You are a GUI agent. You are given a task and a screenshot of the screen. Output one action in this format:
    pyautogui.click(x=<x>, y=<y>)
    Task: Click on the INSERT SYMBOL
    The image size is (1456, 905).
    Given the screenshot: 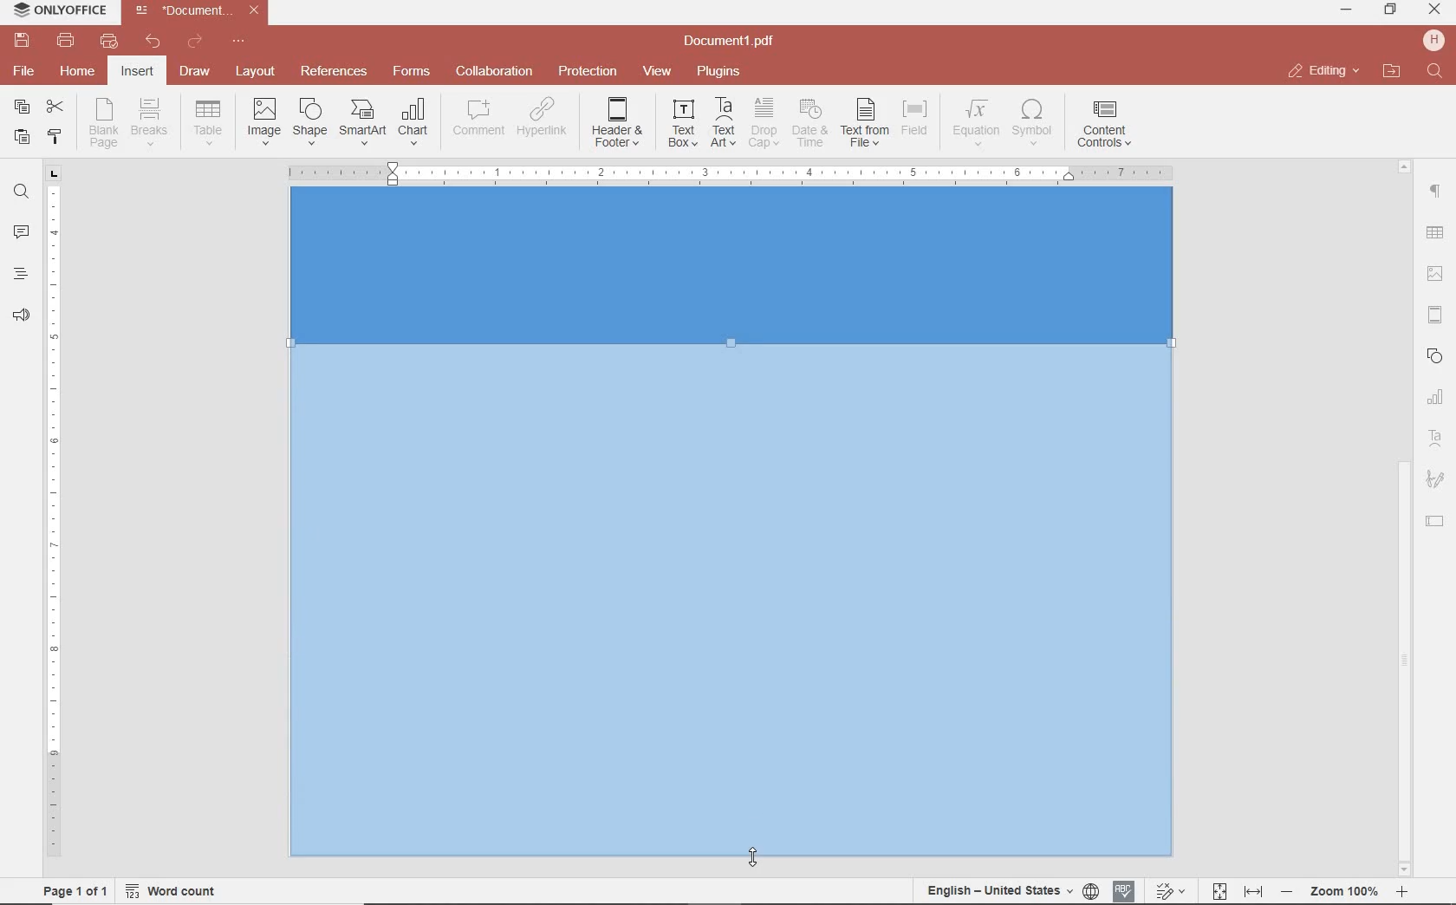 What is the action you would take?
    pyautogui.click(x=1032, y=121)
    